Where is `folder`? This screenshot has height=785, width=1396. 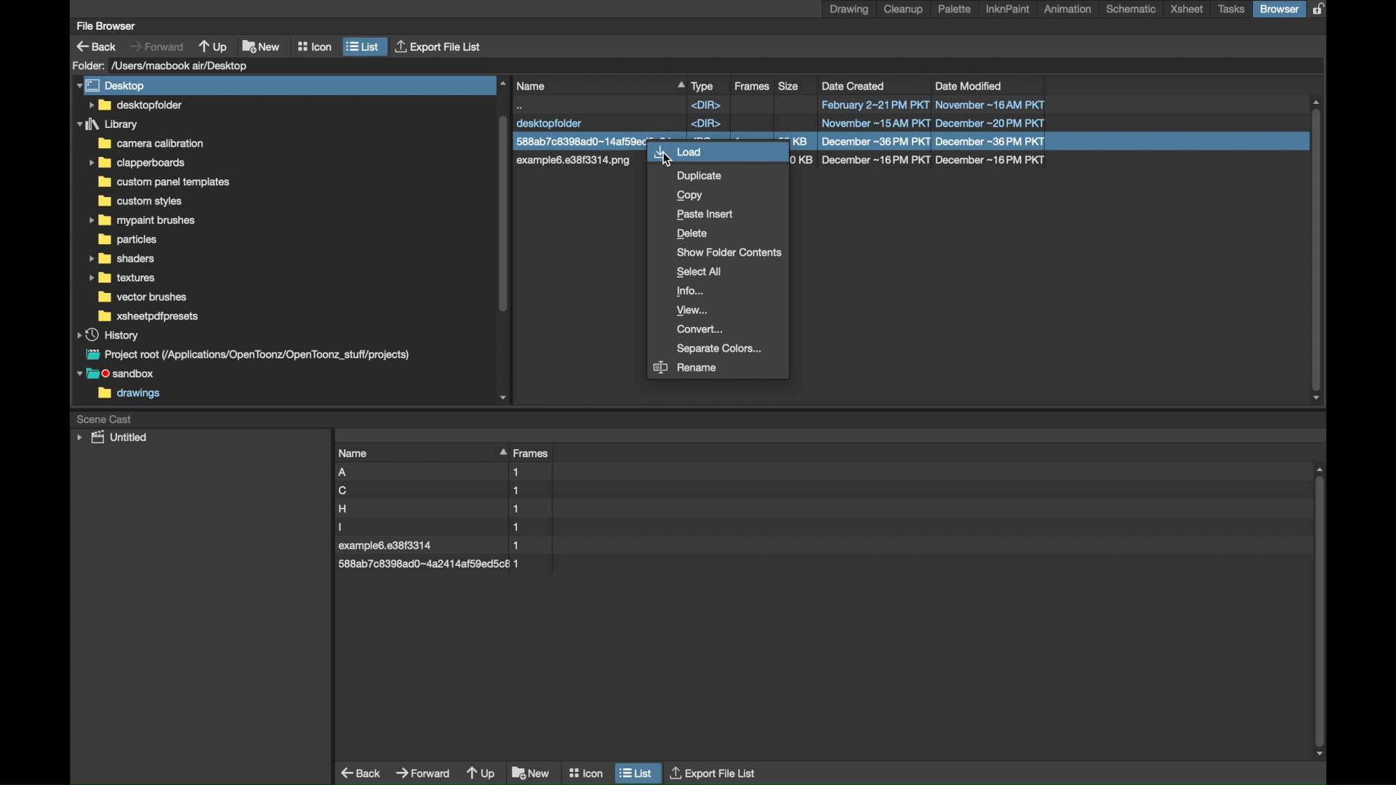
folder is located at coordinates (108, 124).